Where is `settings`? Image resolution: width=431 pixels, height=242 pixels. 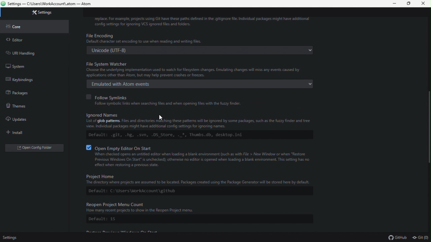
settings is located at coordinates (37, 13).